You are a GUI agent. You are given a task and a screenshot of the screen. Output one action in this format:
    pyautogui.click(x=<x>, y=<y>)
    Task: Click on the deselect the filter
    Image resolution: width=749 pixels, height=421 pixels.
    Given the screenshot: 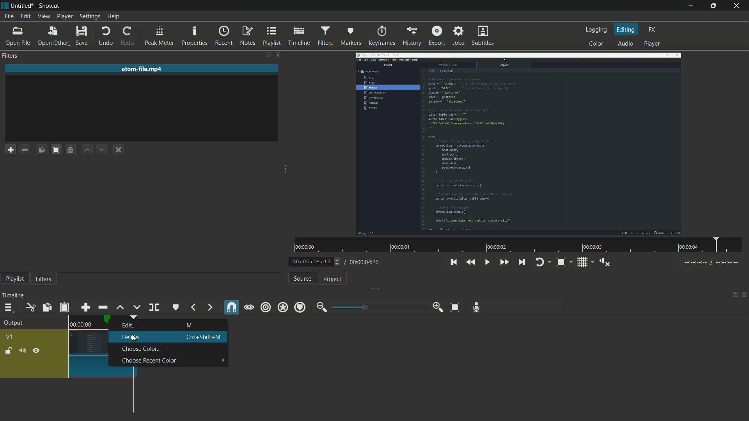 What is the action you would take?
    pyautogui.click(x=119, y=150)
    